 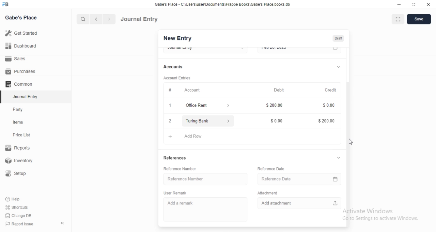 What do you see at coordinates (170, 104) in the screenshot?
I see `1` at bounding box center [170, 104].